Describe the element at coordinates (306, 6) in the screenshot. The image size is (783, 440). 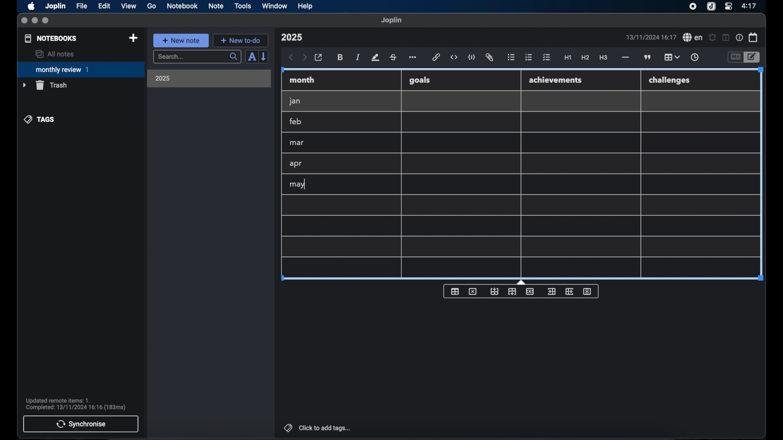
I see `help` at that location.